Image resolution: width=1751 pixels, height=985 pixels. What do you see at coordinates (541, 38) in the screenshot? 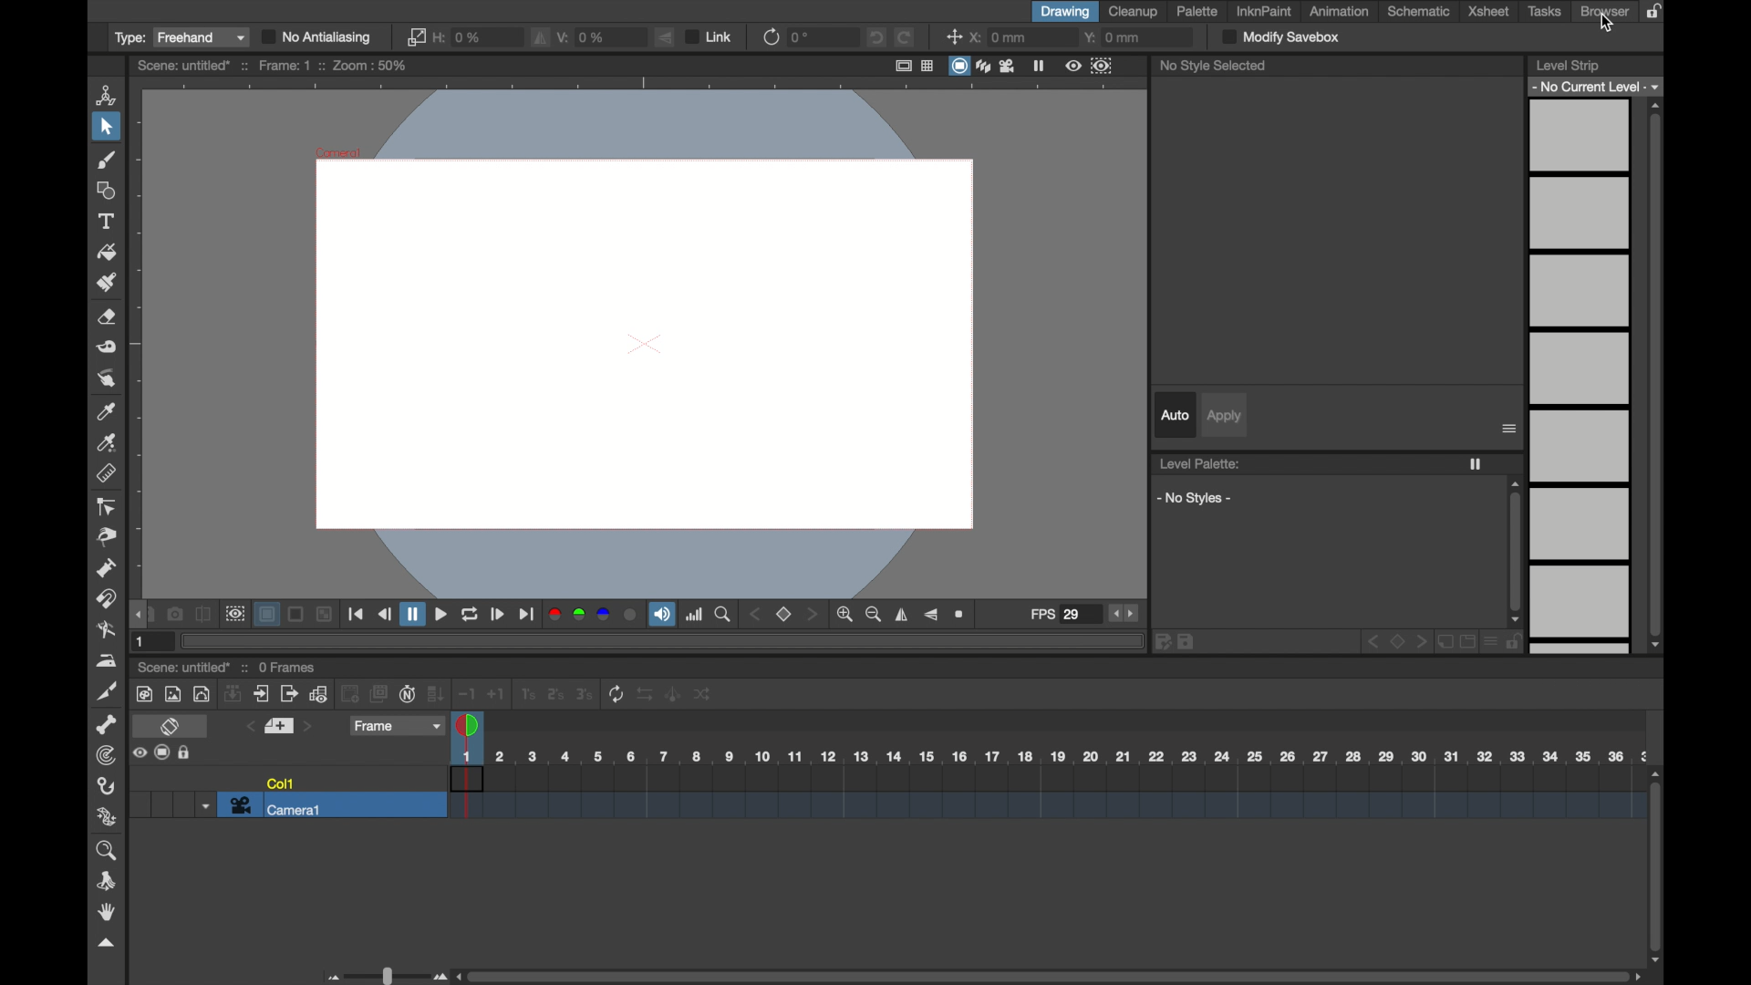
I see `flip horizontally` at bounding box center [541, 38].